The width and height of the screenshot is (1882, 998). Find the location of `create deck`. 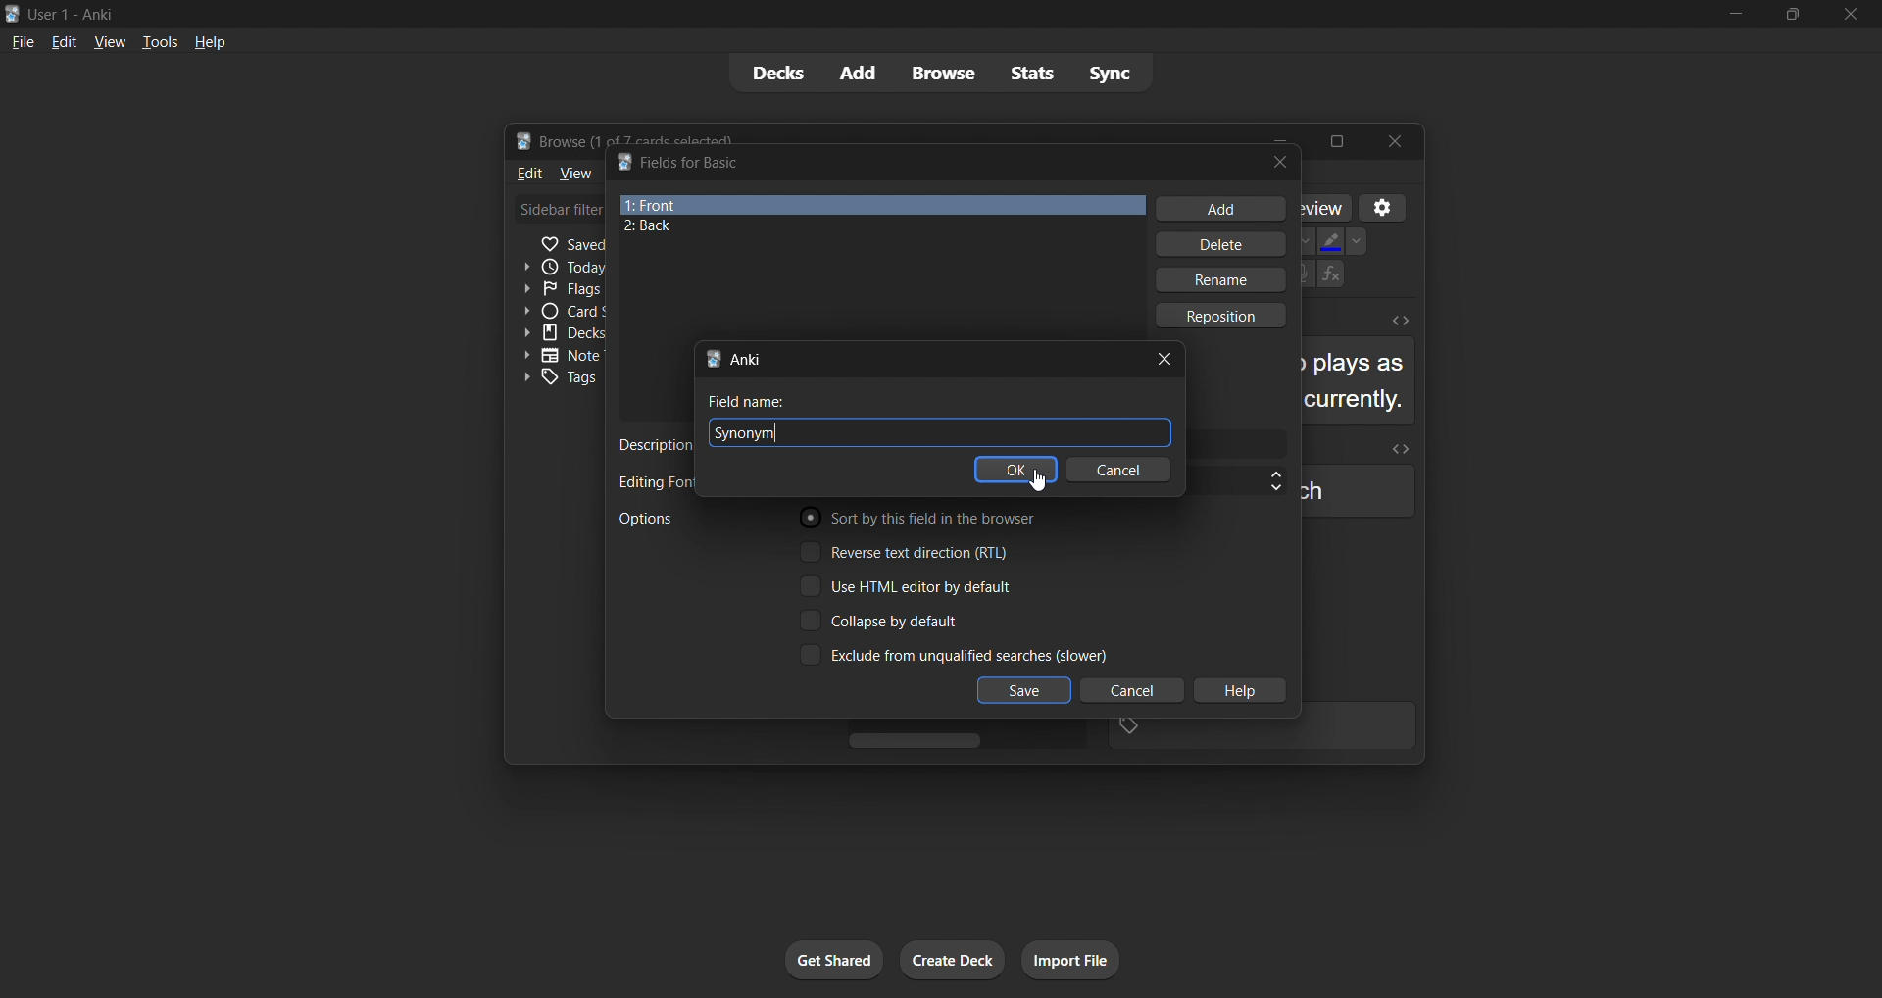

create deck is located at coordinates (1954, 2002).